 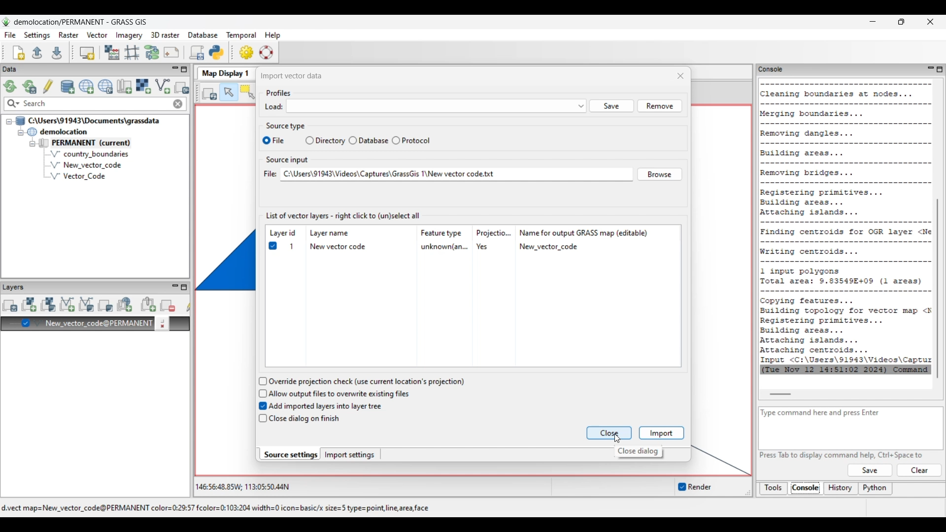 What do you see at coordinates (98, 143) in the screenshot?
I see `Double click to collapse Permanent` at bounding box center [98, 143].